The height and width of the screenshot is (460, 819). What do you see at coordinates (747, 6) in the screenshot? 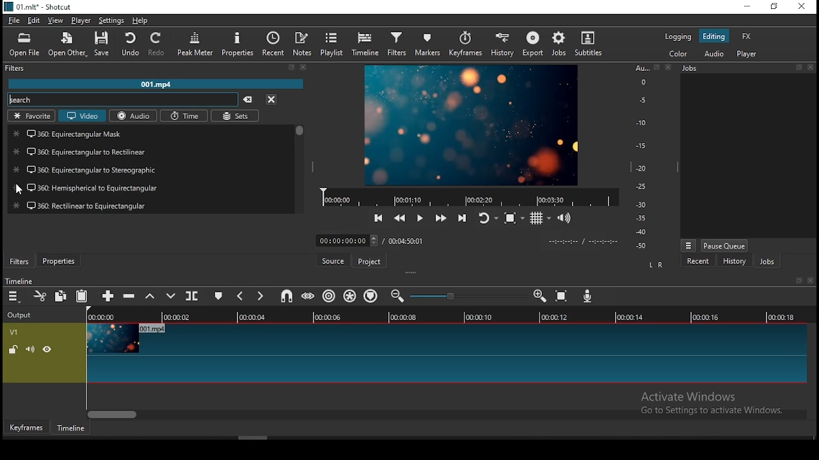
I see `minimize` at bounding box center [747, 6].